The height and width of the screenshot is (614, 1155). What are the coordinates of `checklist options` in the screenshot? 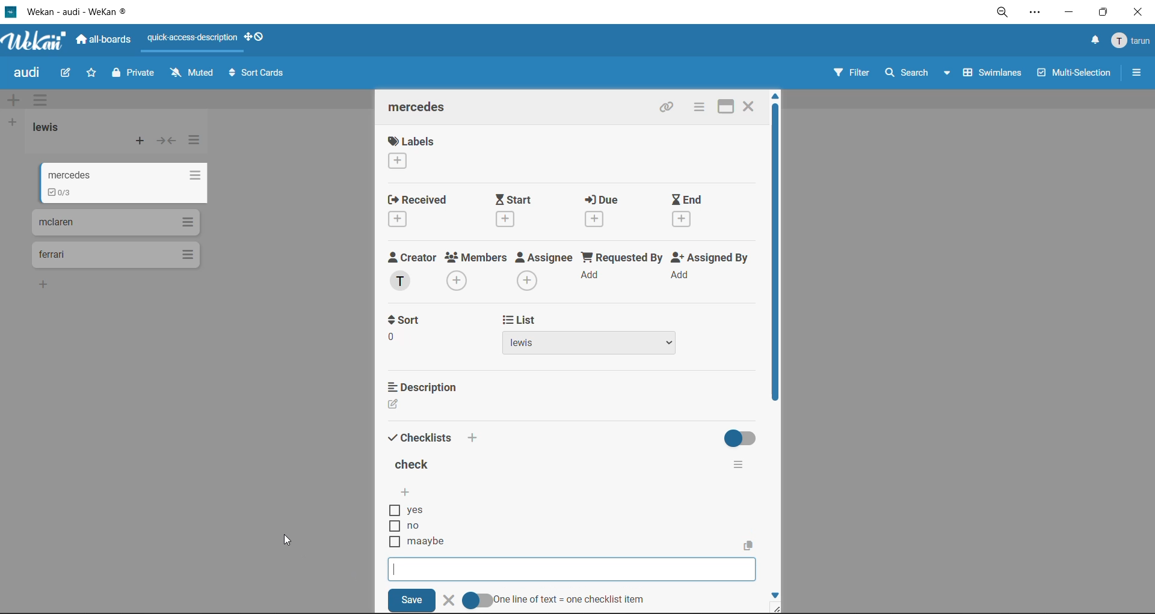 It's located at (408, 517).